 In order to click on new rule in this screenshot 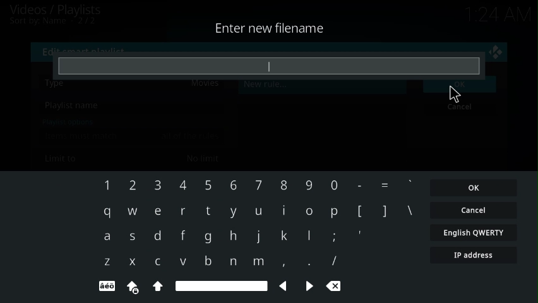, I will do `click(266, 84)`.